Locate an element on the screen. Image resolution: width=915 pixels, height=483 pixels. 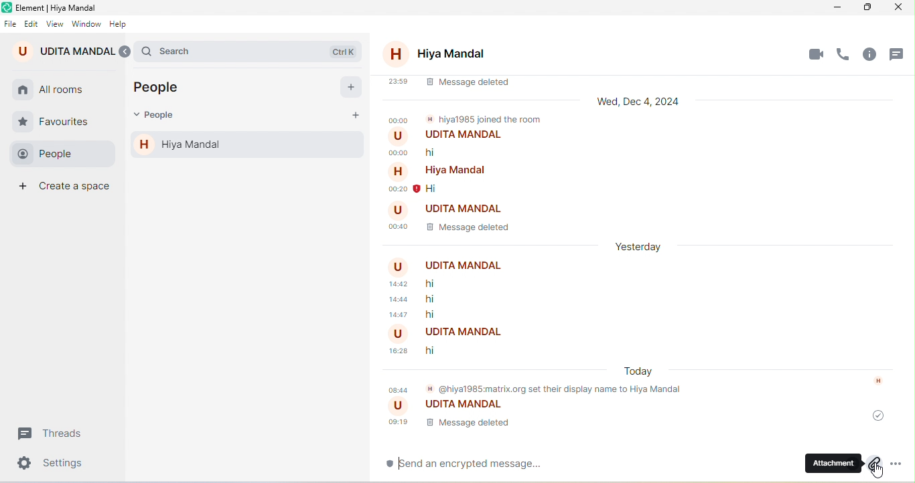
cursor movement is located at coordinates (882, 473).